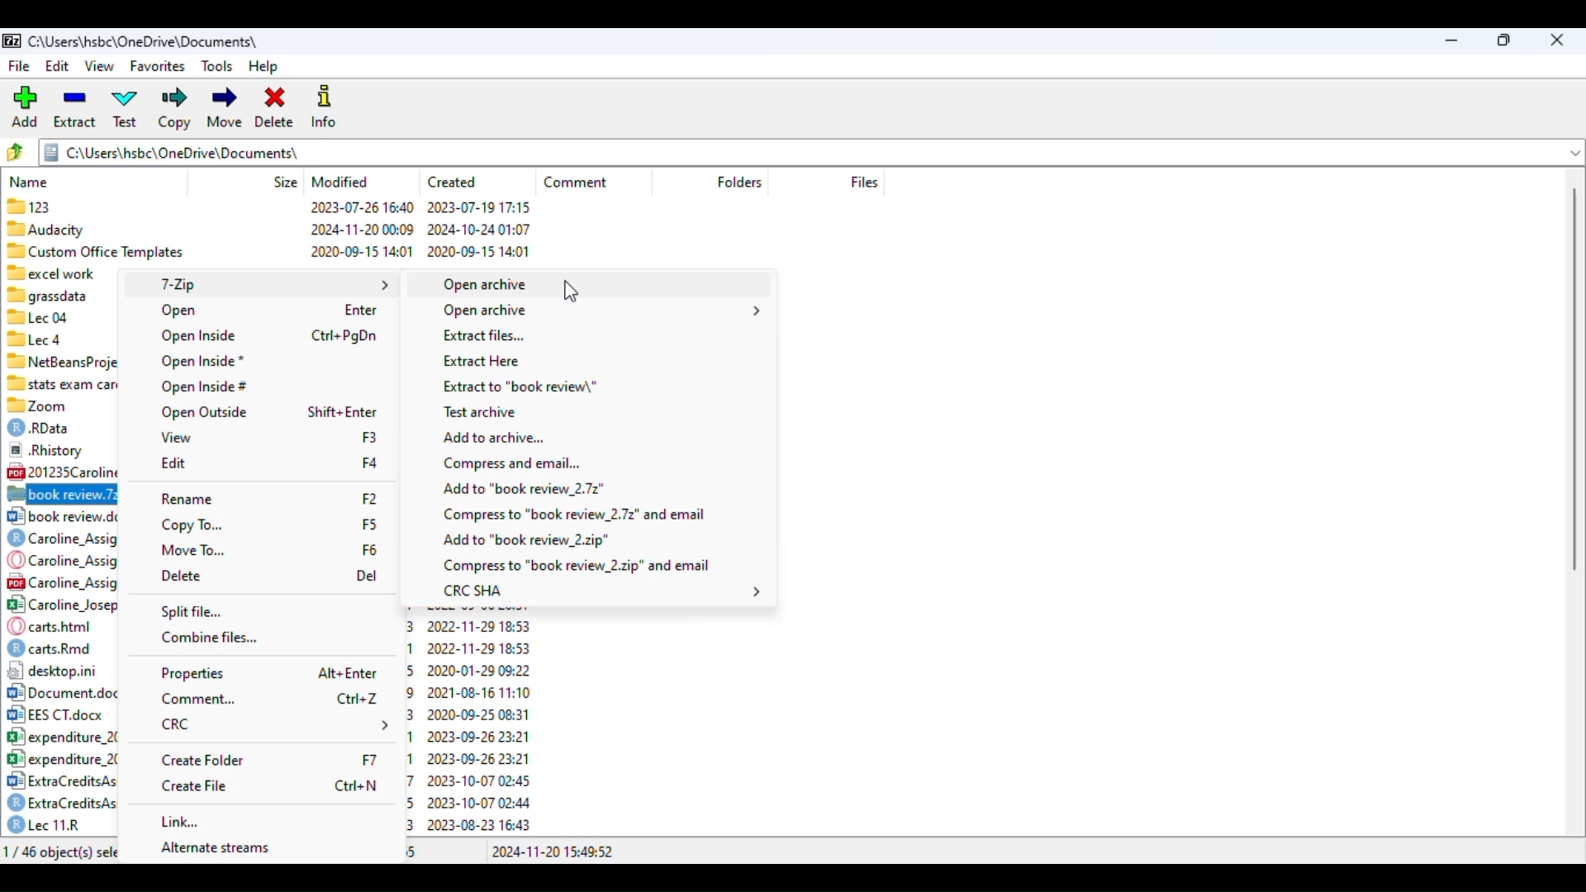 The width and height of the screenshot is (1586, 892). Describe the element at coordinates (63, 471) in the screenshot. I see `@201235Carolineloseph3... 854886 2020-10-09 19:02 2020-10-09 19:05` at that location.